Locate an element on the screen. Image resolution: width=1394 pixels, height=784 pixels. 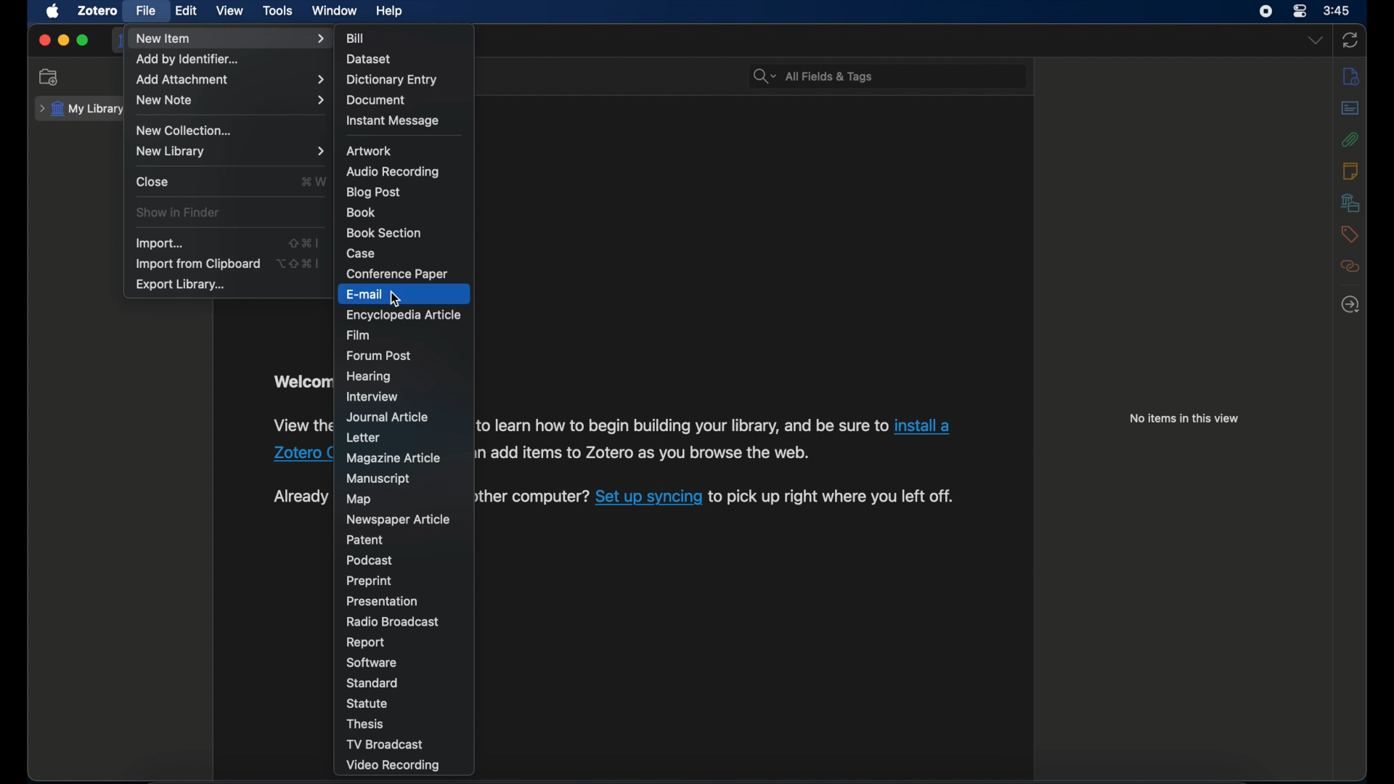
installation instruction is located at coordinates (299, 440).